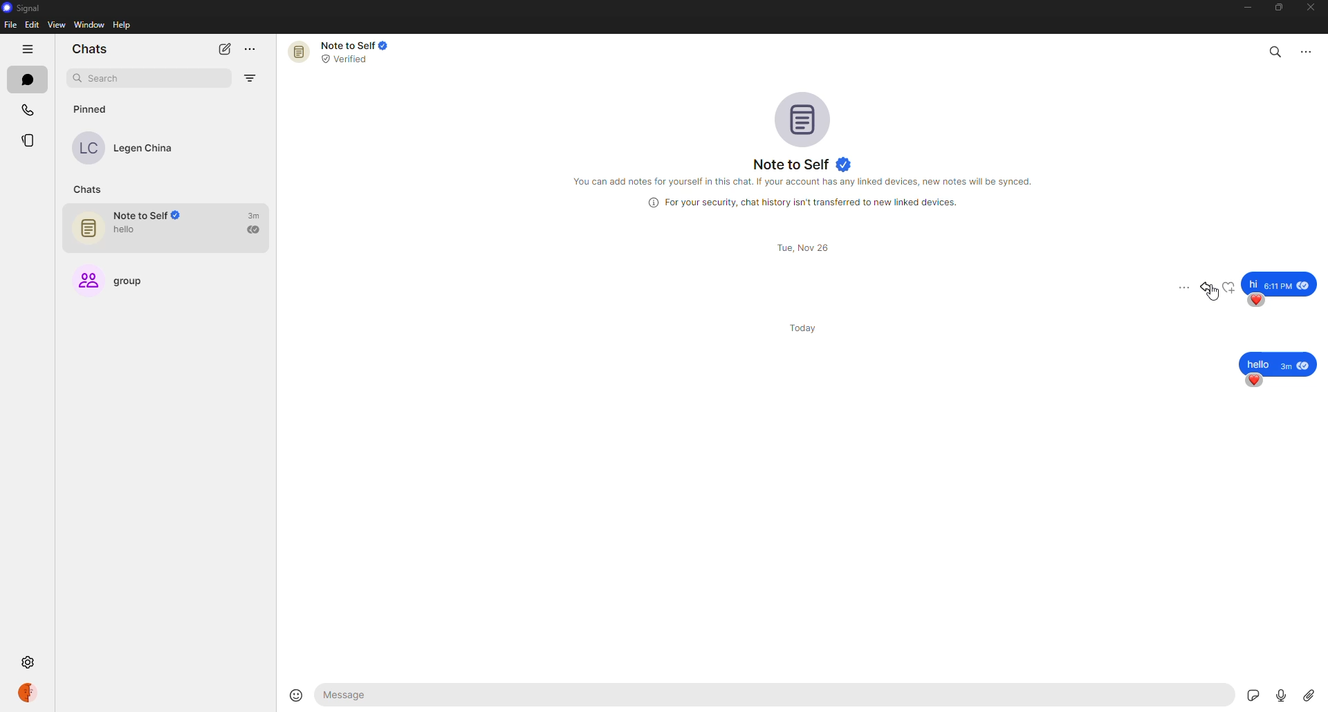 The image size is (1328, 712). I want to click on info, so click(803, 201).